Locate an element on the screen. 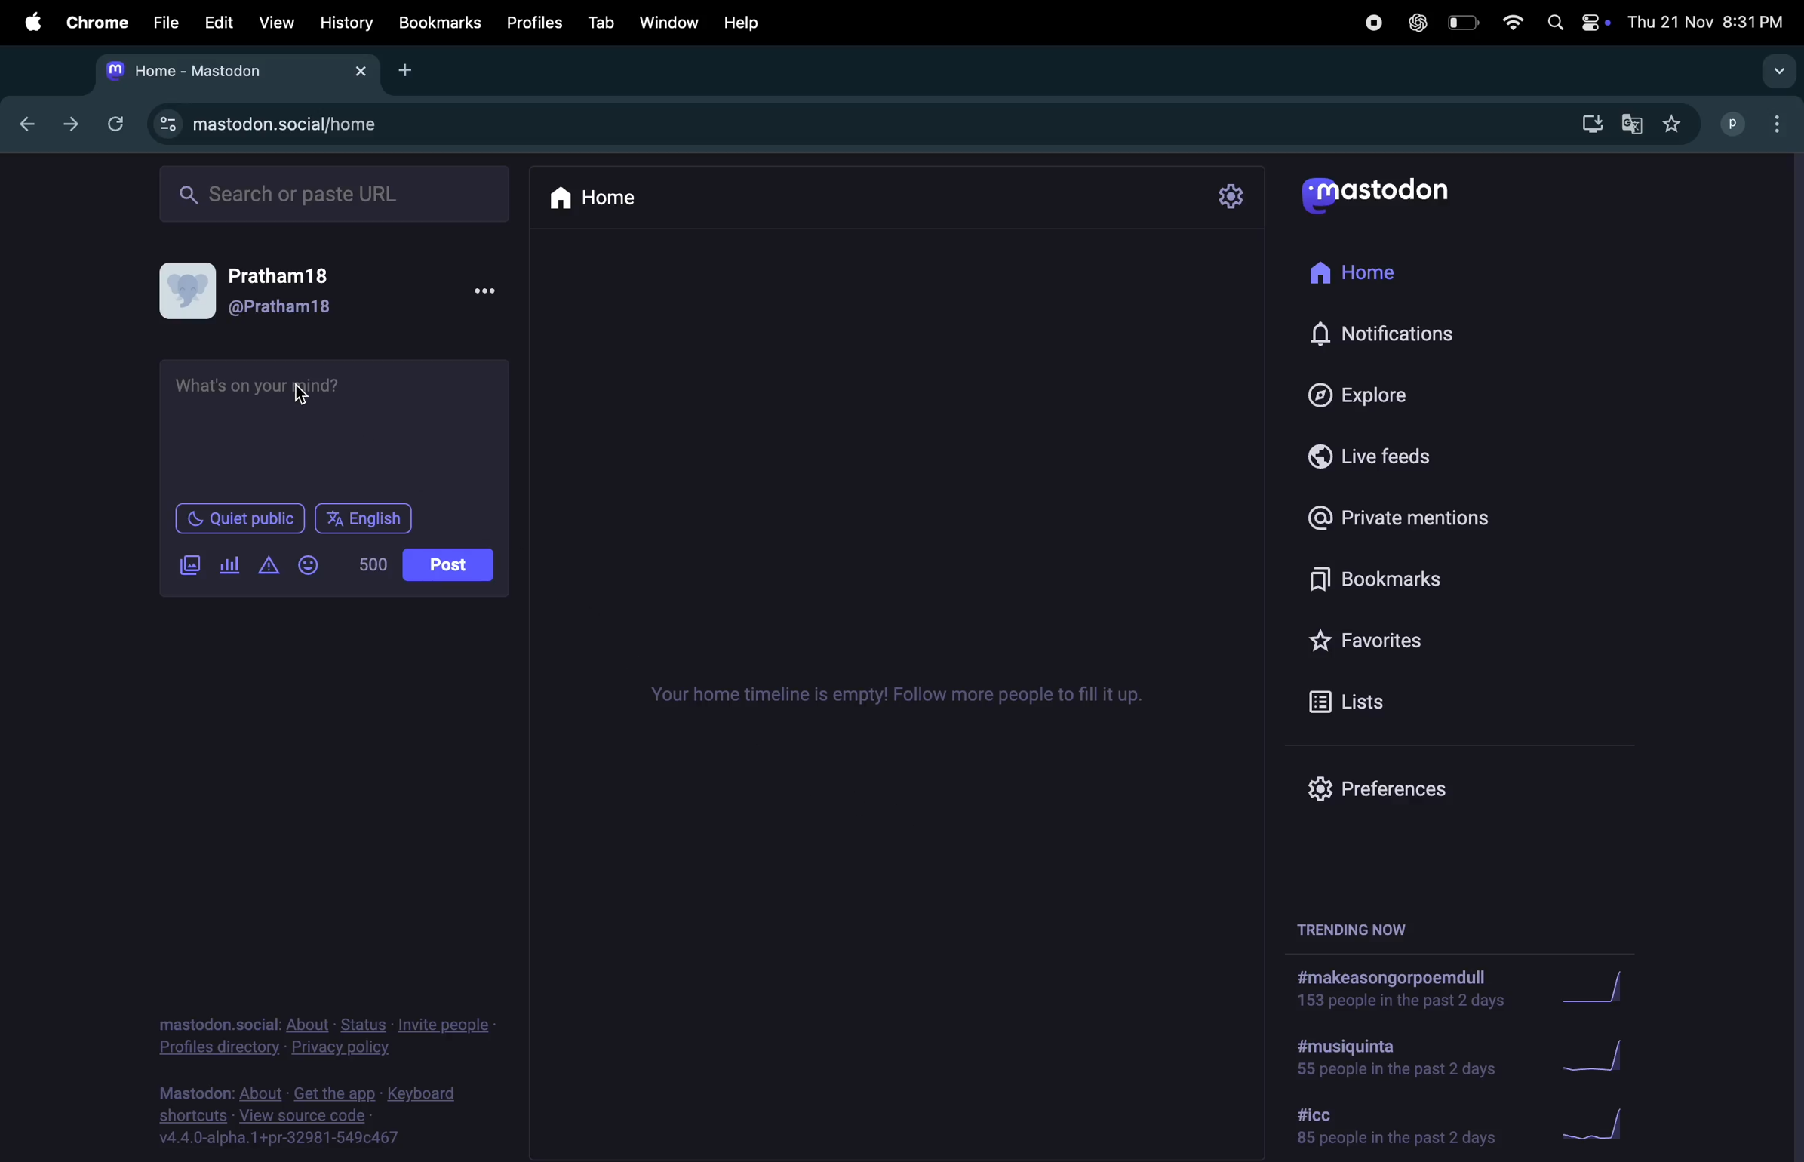  record is located at coordinates (1367, 20).